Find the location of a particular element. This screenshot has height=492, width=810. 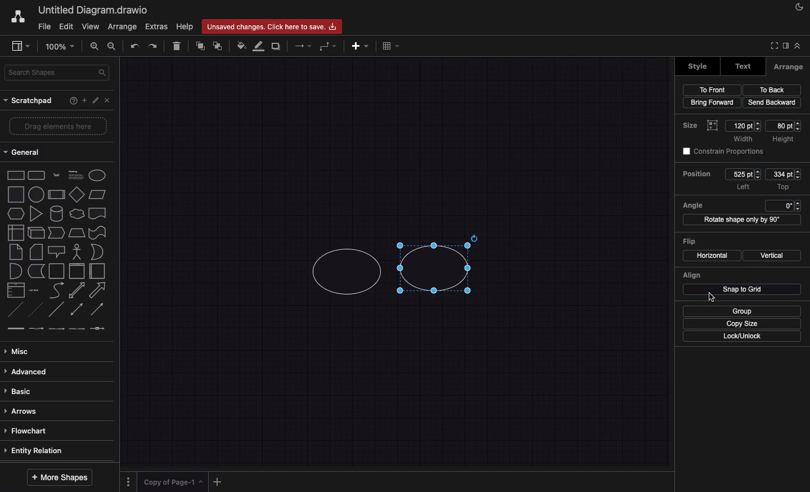

list is located at coordinates (16, 290).